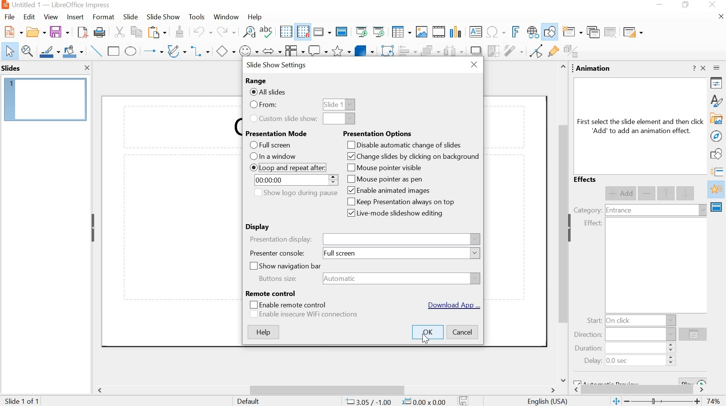 Image resolution: width=726 pixels, height=406 pixels. Describe the element at coordinates (457, 31) in the screenshot. I see `insert chart` at that location.